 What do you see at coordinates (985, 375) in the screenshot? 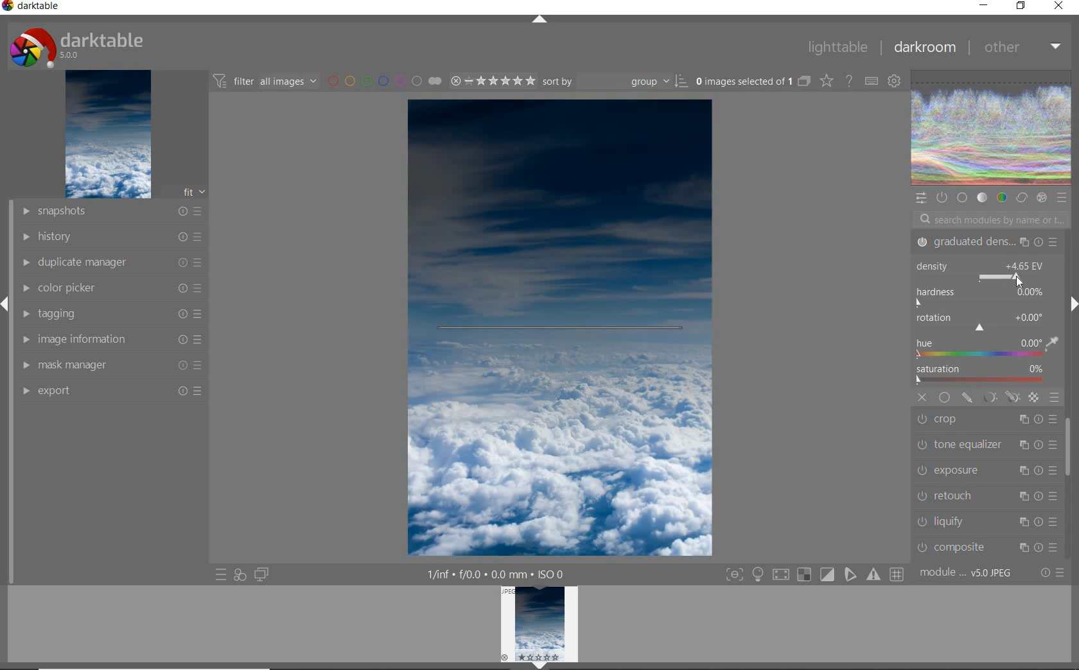
I see `SATURATION` at bounding box center [985, 375].